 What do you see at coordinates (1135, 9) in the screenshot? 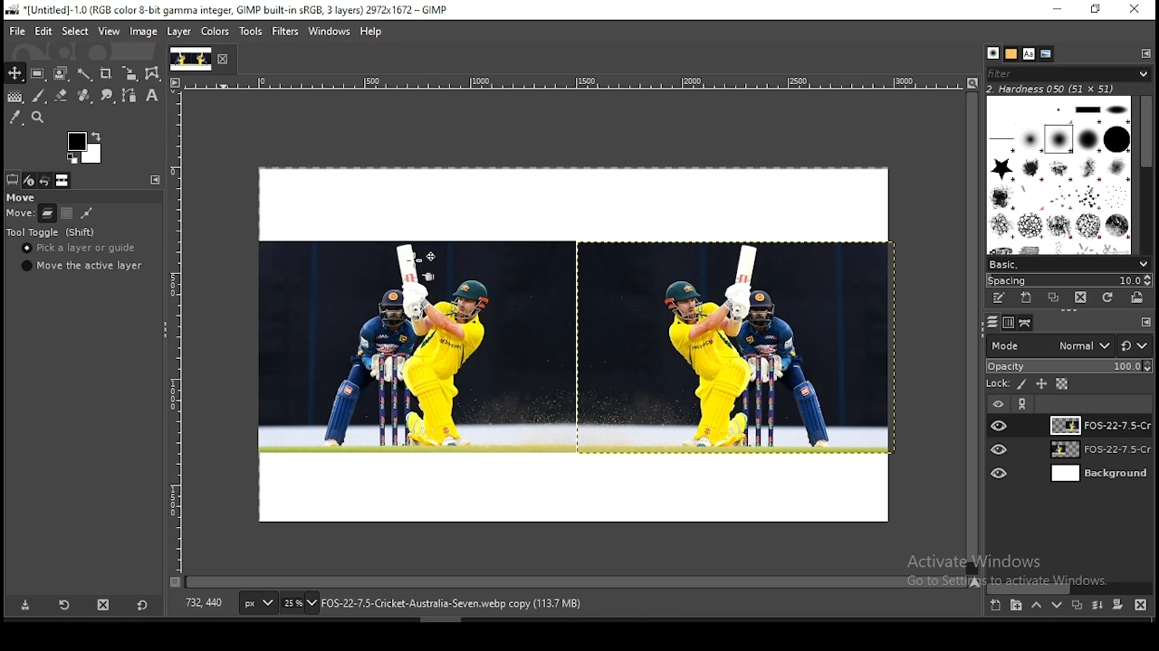
I see `close` at bounding box center [1135, 9].